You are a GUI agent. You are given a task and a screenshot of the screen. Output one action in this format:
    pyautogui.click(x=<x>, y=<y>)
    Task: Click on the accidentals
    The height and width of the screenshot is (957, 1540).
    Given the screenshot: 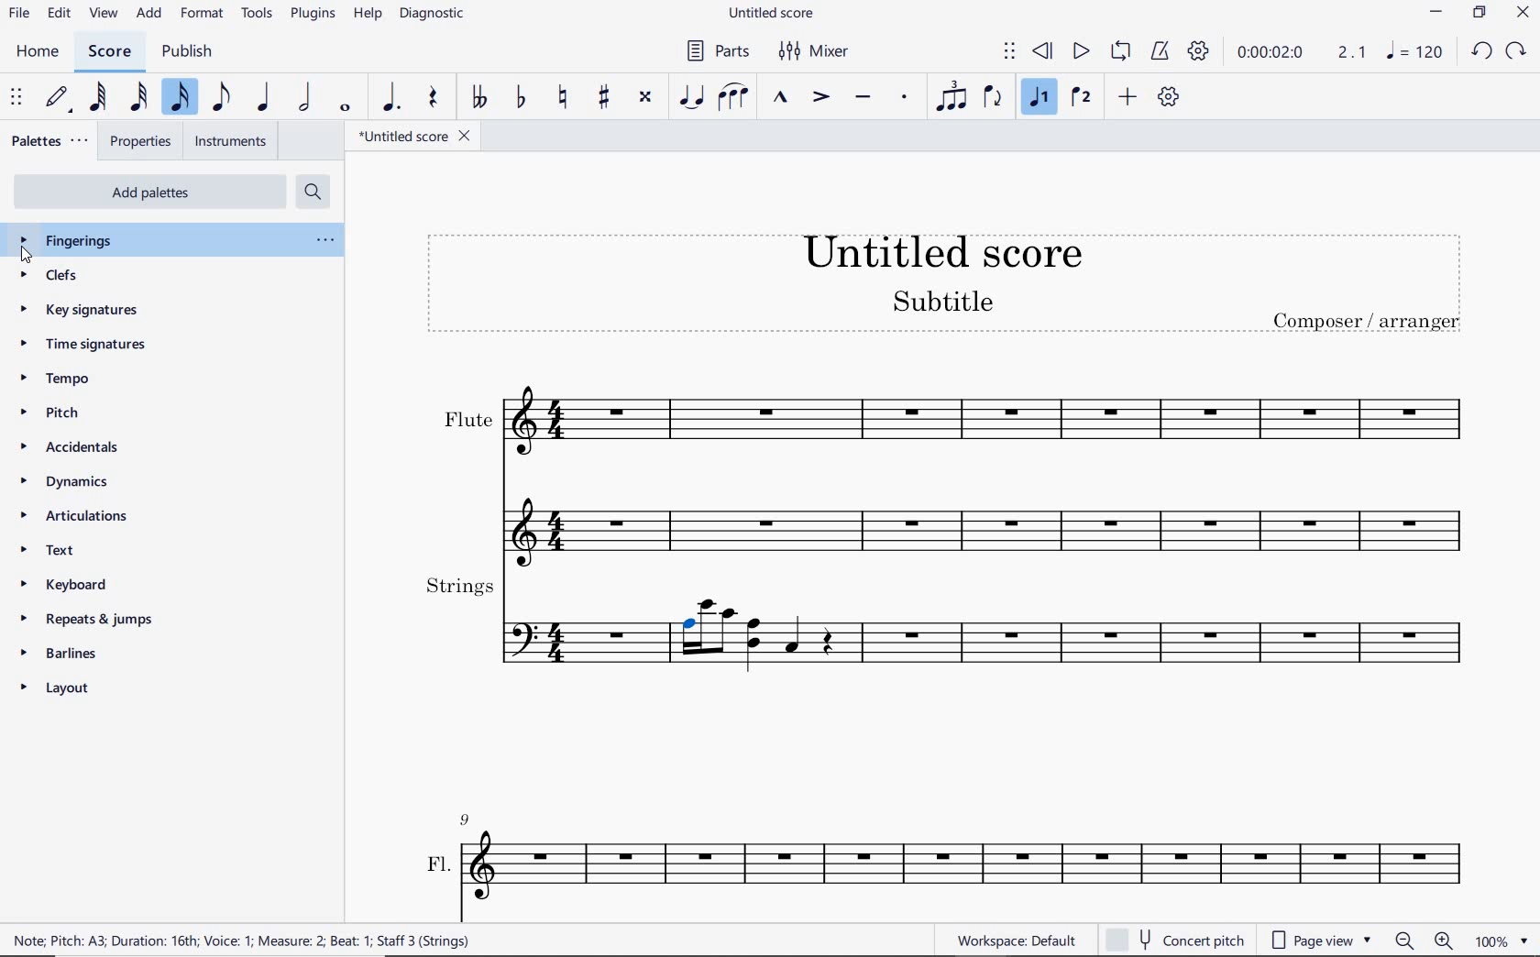 What is the action you would take?
    pyautogui.click(x=74, y=445)
    